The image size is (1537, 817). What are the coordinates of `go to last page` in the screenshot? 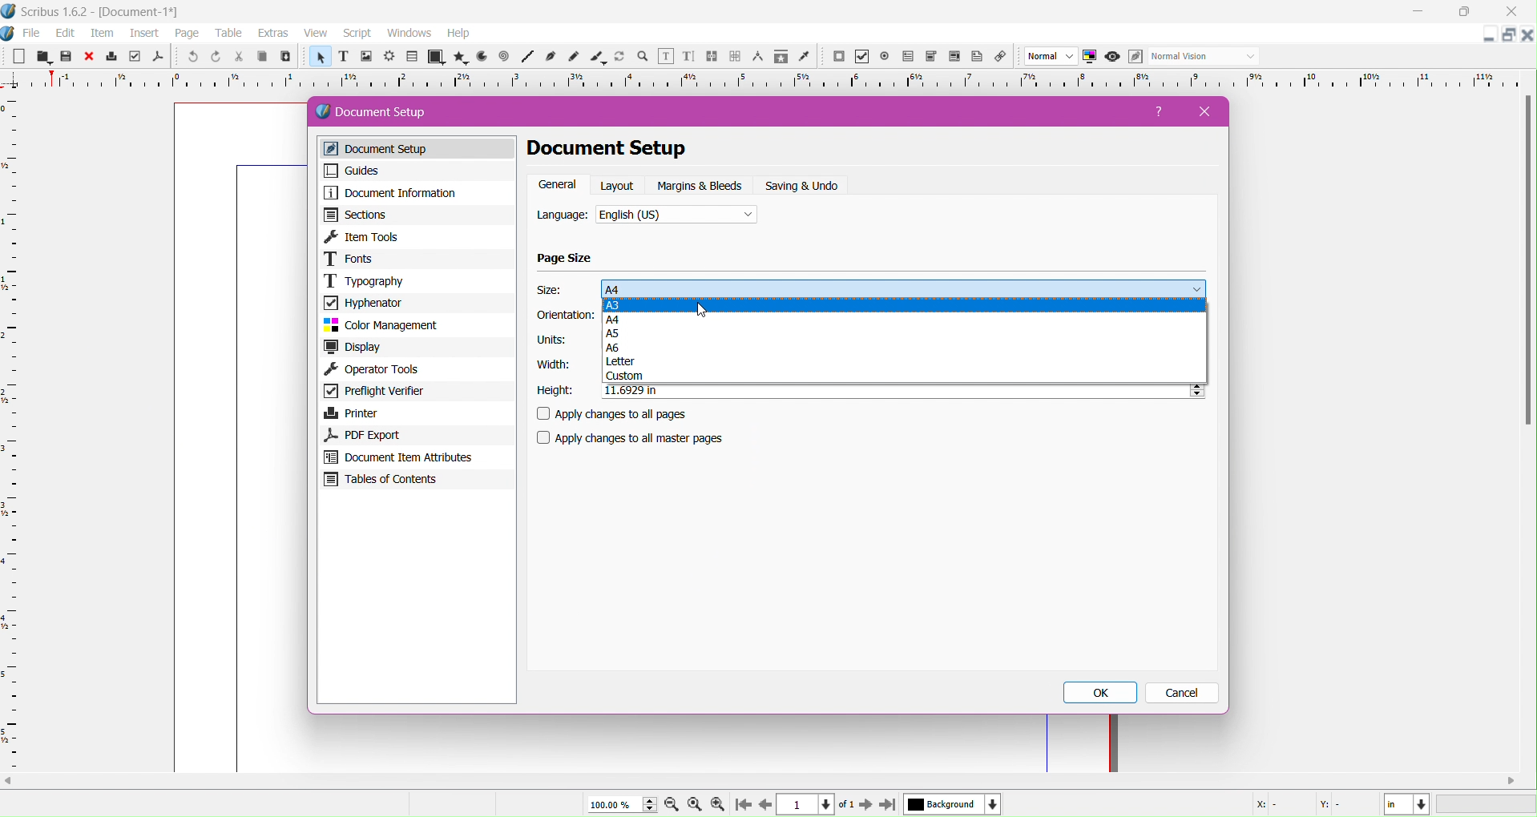 It's located at (887, 806).